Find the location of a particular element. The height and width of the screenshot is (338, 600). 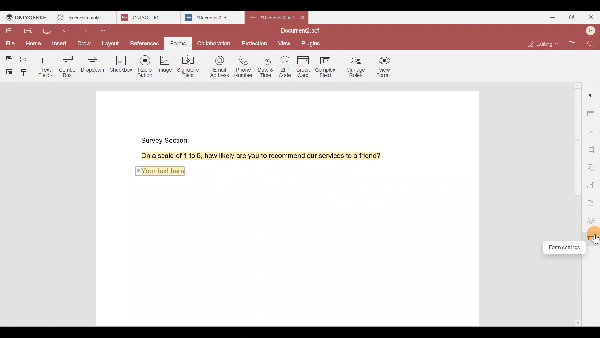

Cut is located at coordinates (26, 58).